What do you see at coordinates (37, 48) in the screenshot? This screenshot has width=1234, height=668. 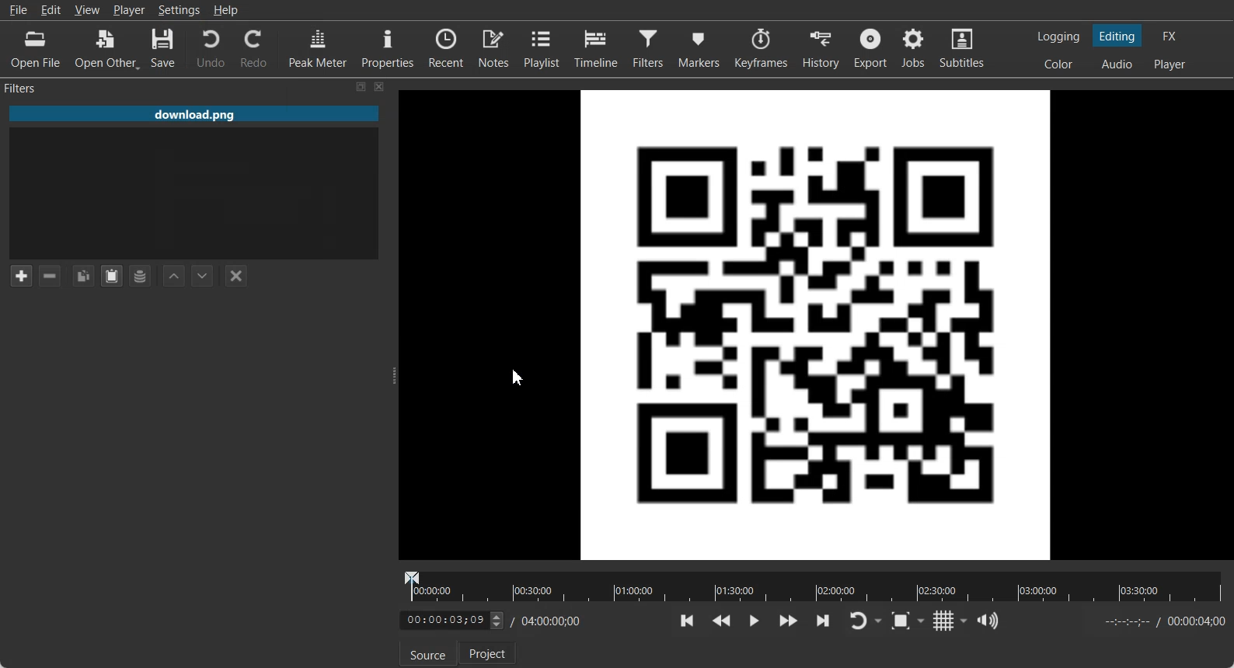 I see `Open File` at bounding box center [37, 48].